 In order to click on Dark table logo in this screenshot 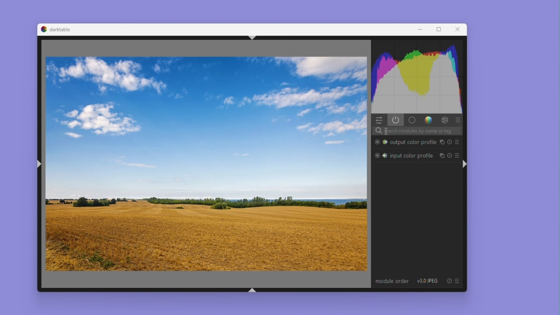, I will do `click(42, 29)`.